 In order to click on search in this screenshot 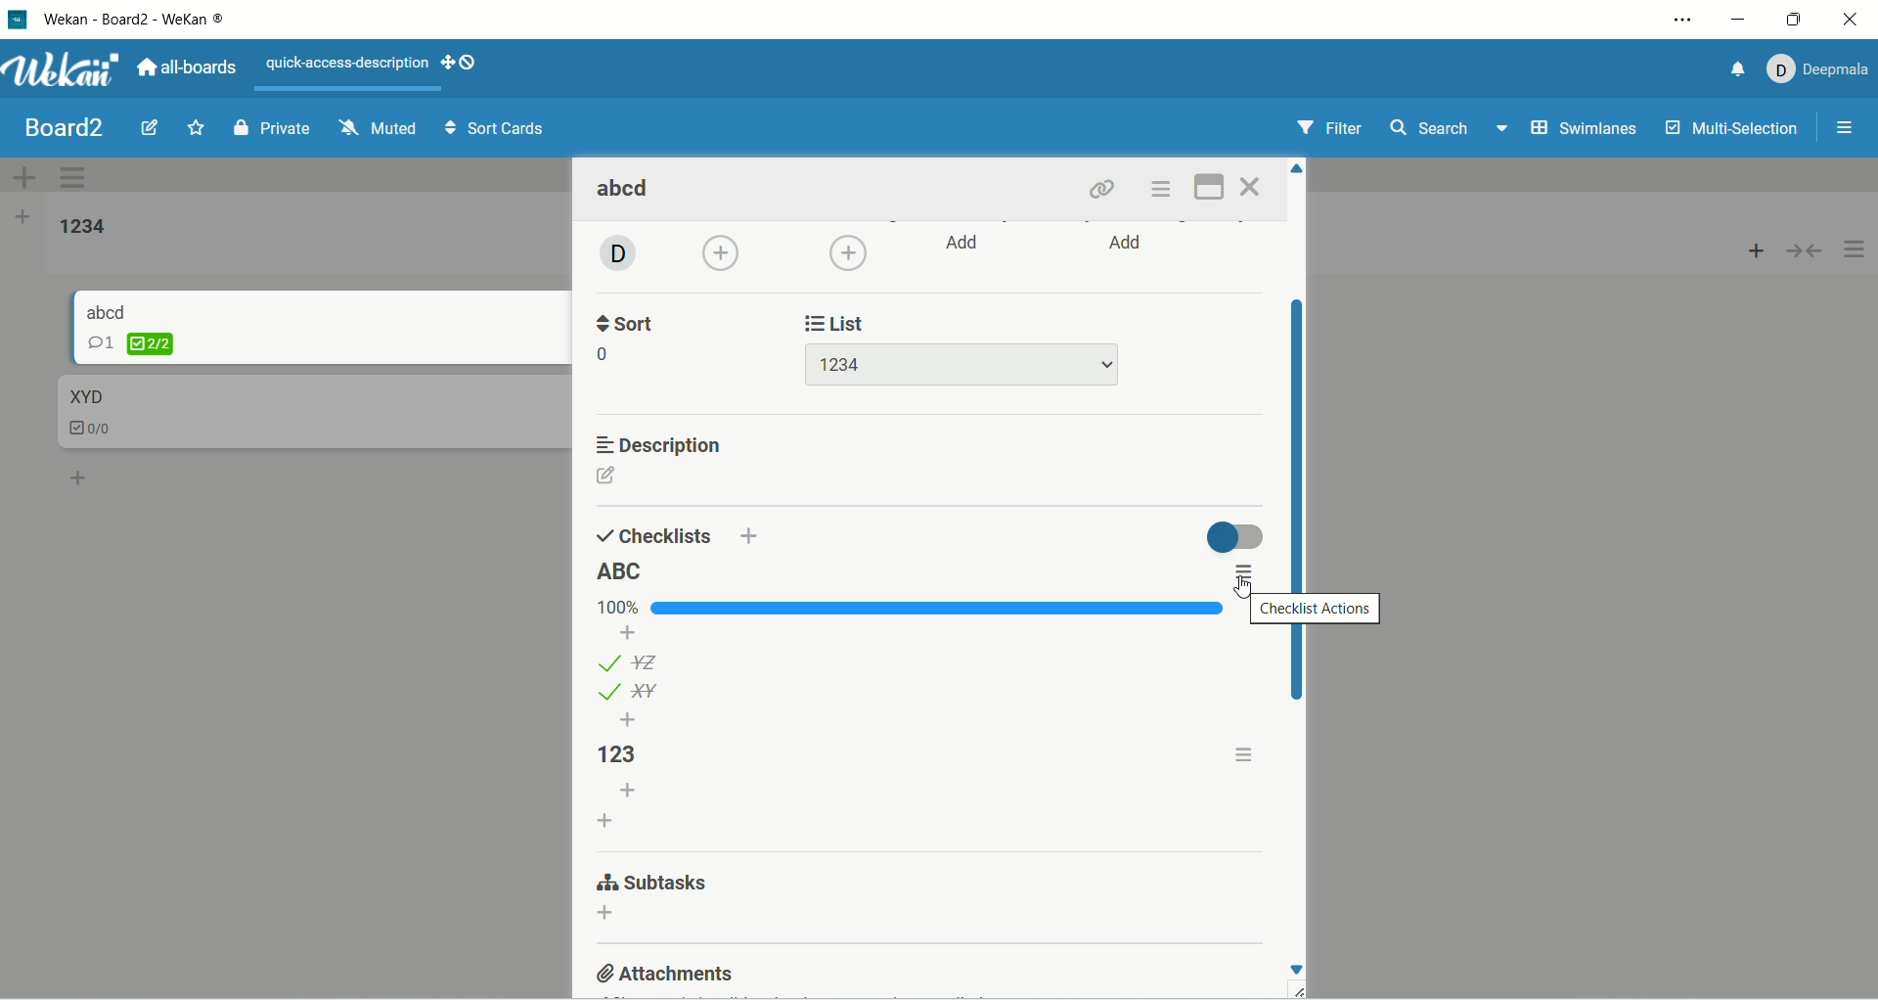, I will do `click(1452, 130)`.